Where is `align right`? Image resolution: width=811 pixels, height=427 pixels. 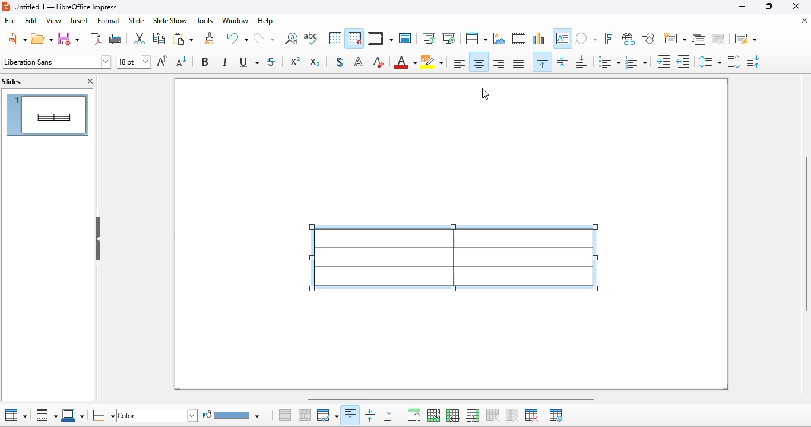
align right is located at coordinates (499, 62).